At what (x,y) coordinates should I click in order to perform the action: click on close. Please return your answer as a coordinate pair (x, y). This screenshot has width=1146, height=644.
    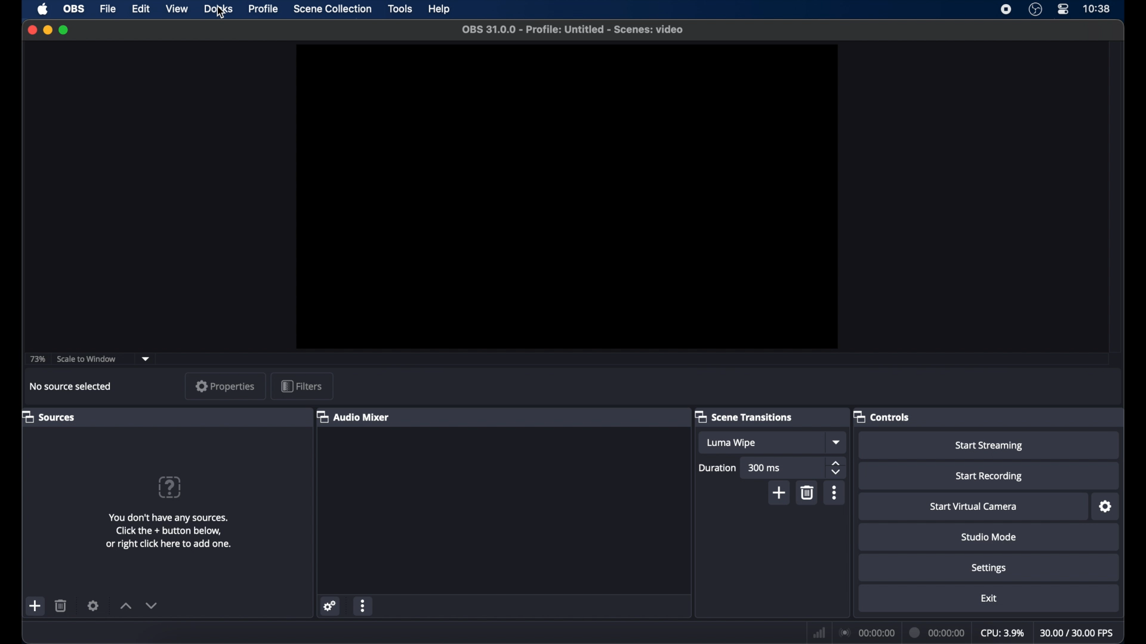
    Looking at the image, I should click on (32, 29).